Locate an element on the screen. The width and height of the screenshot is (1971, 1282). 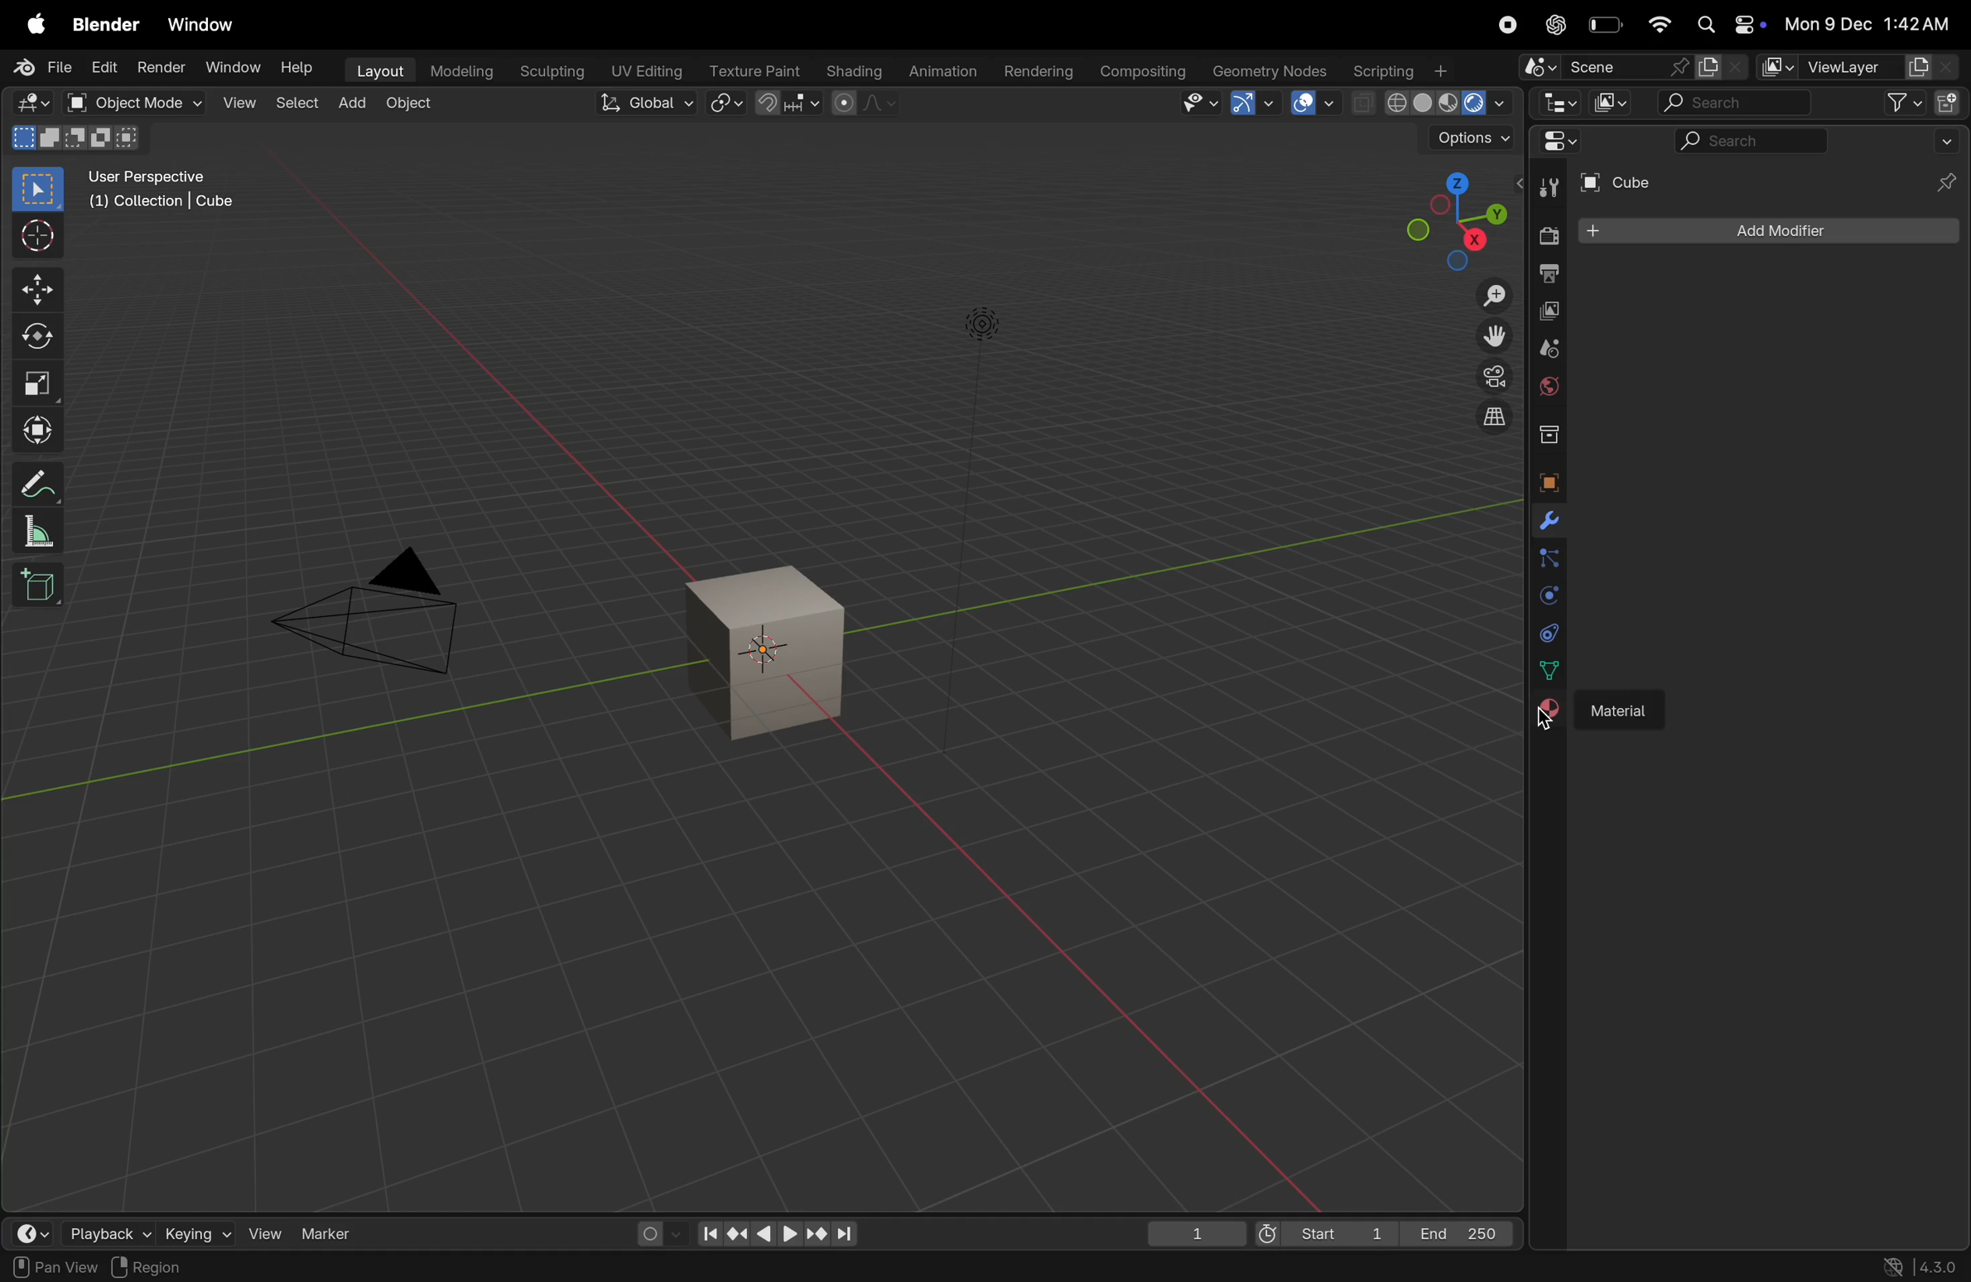
modelling is located at coordinates (464, 71).